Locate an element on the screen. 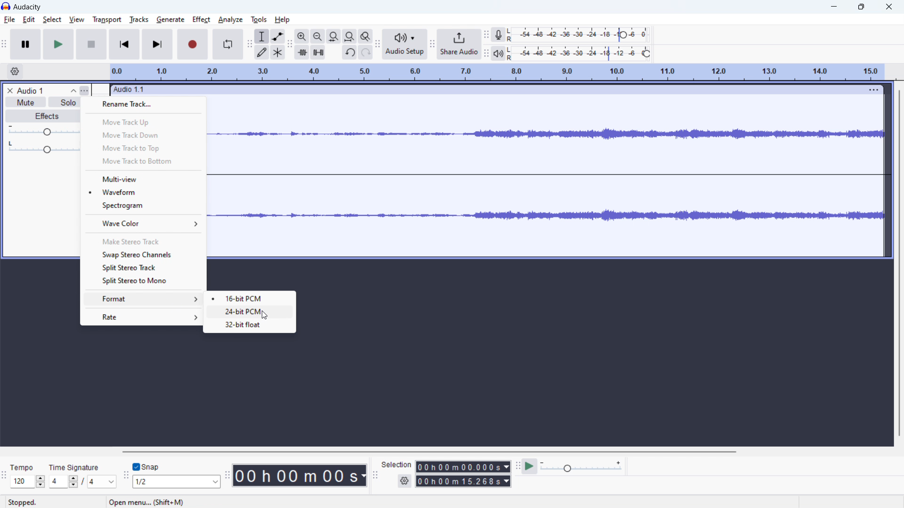  track waveform is located at coordinates (549, 133).